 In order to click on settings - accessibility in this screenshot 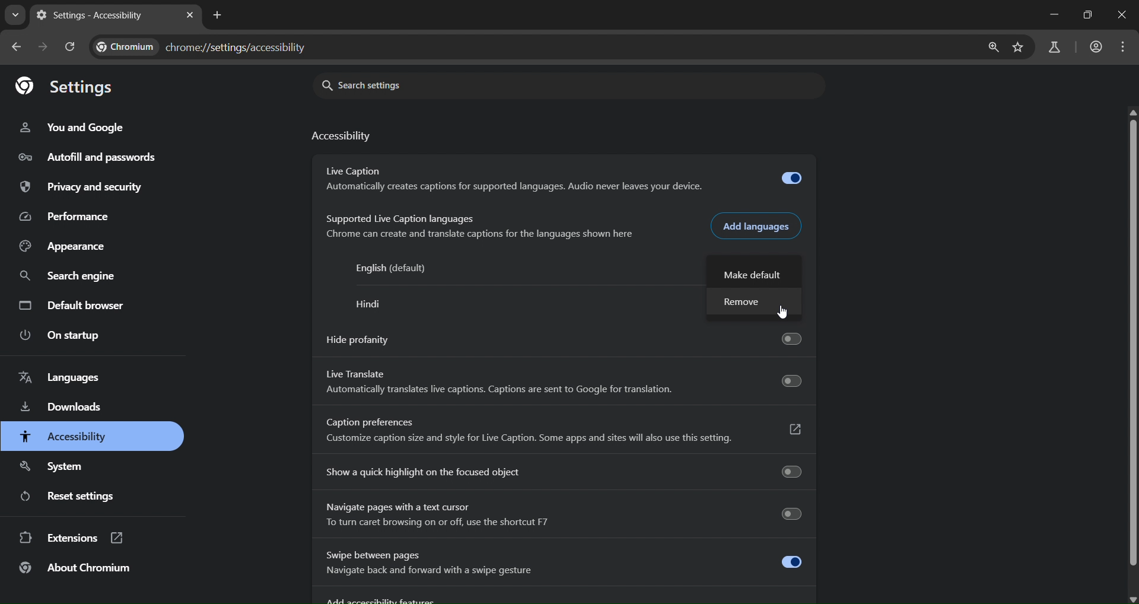, I will do `click(99, 15)`.